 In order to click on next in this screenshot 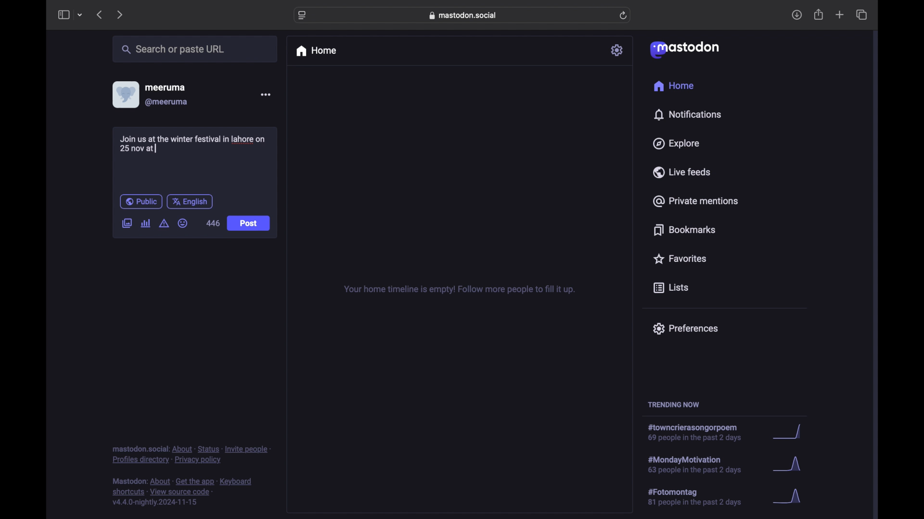, I will do `click(121, 14)`.